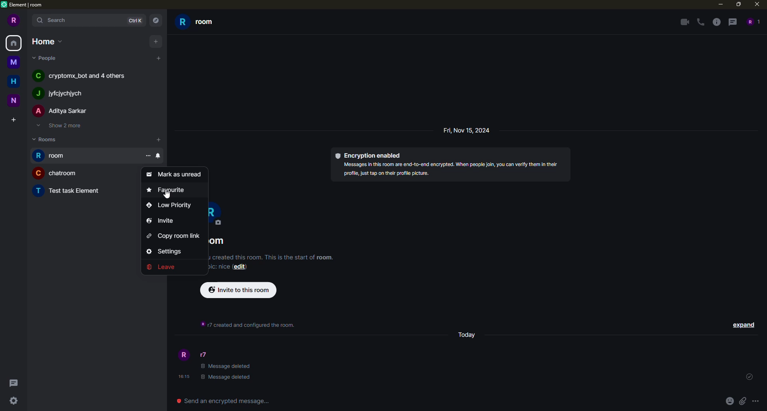 The width and height of the screenshot is (767, 411). What do you see at coordinates (718, 4) in the screenshot?
I see `minimize` at bounding box center [718, 4].